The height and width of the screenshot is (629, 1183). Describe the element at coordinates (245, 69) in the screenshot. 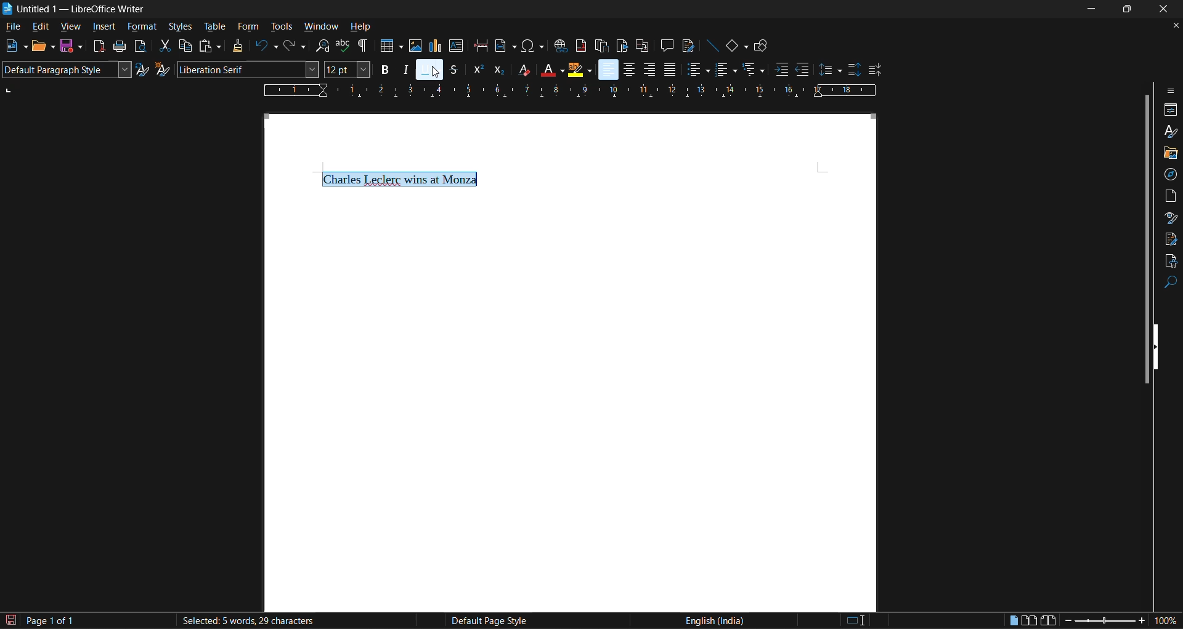

I see `font name` at that location.